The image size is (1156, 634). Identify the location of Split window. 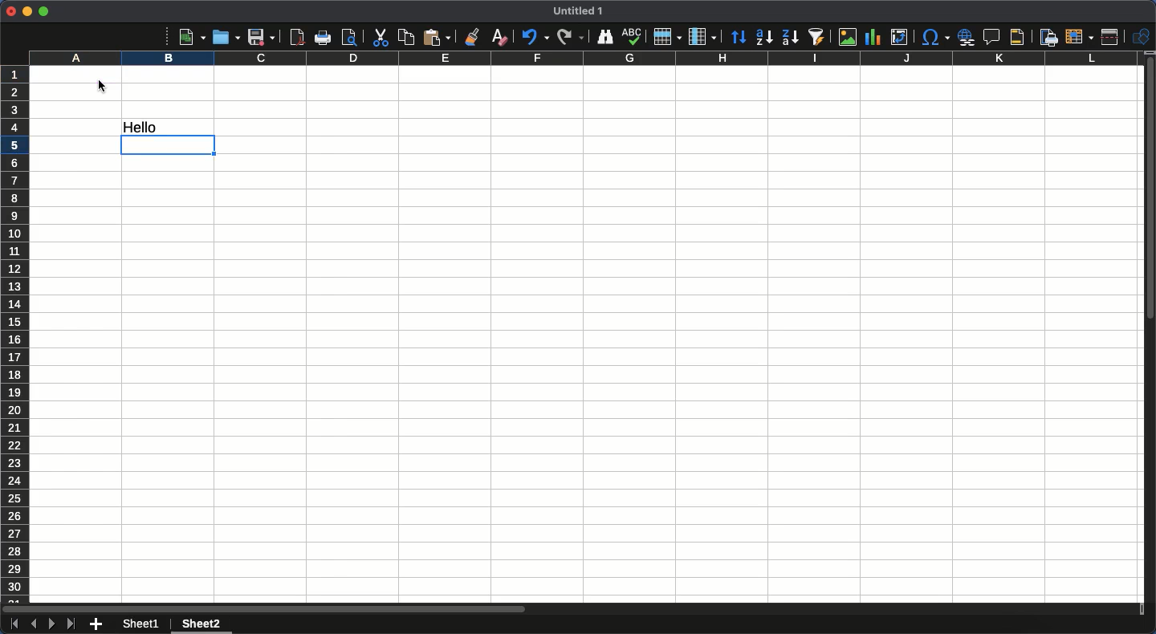
(1113, 37).